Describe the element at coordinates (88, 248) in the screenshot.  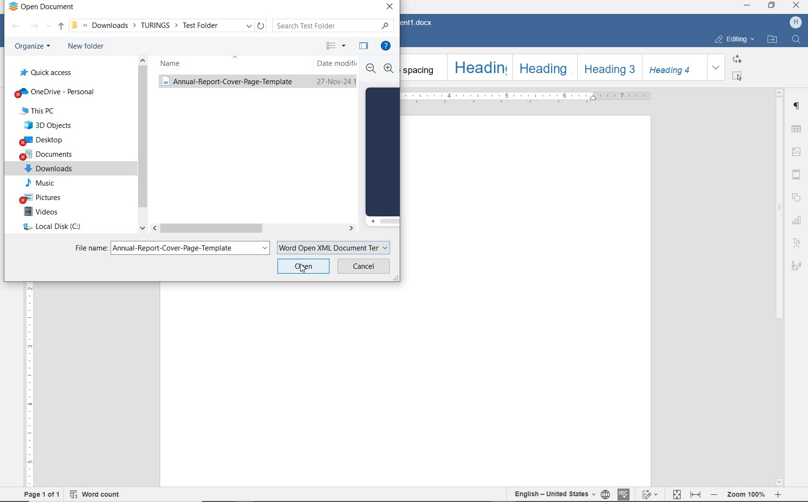
I see `FILE NAME` at that location.